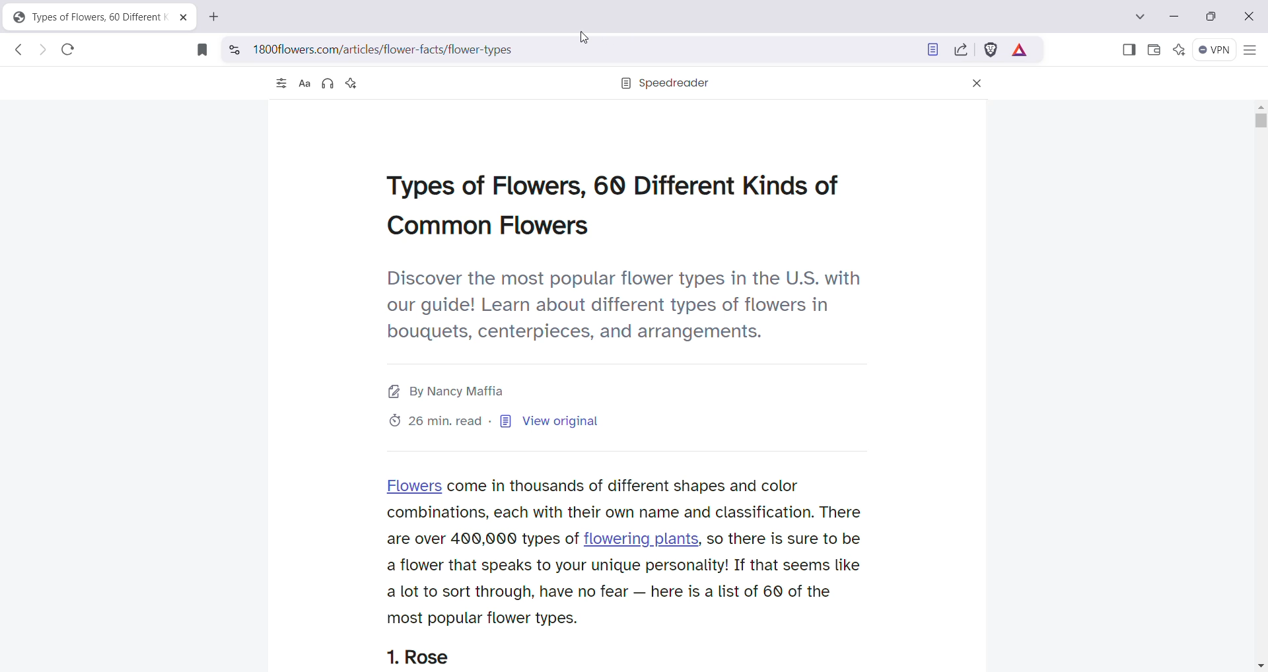 This screenshot has height=672, width=1268. What do you see at coordinates (215, 18) in the screenshot?
I see `New Tab` at bounding box center [215, 18].